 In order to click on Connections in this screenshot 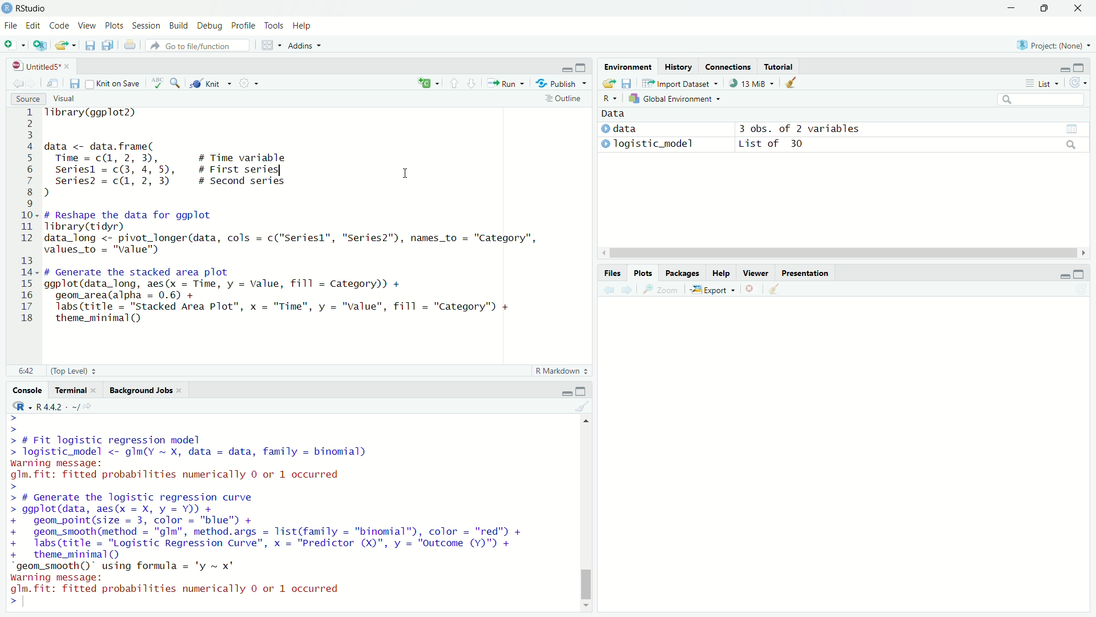, I will do `click(729, 66)`.